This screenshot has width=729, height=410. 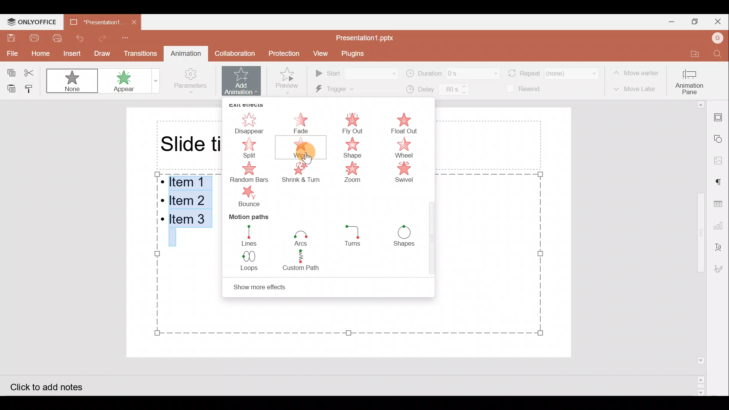 What do you see at coordinates (308, 262) in the screenshot?
I see `Custom path` at bounding box center [308, 262].